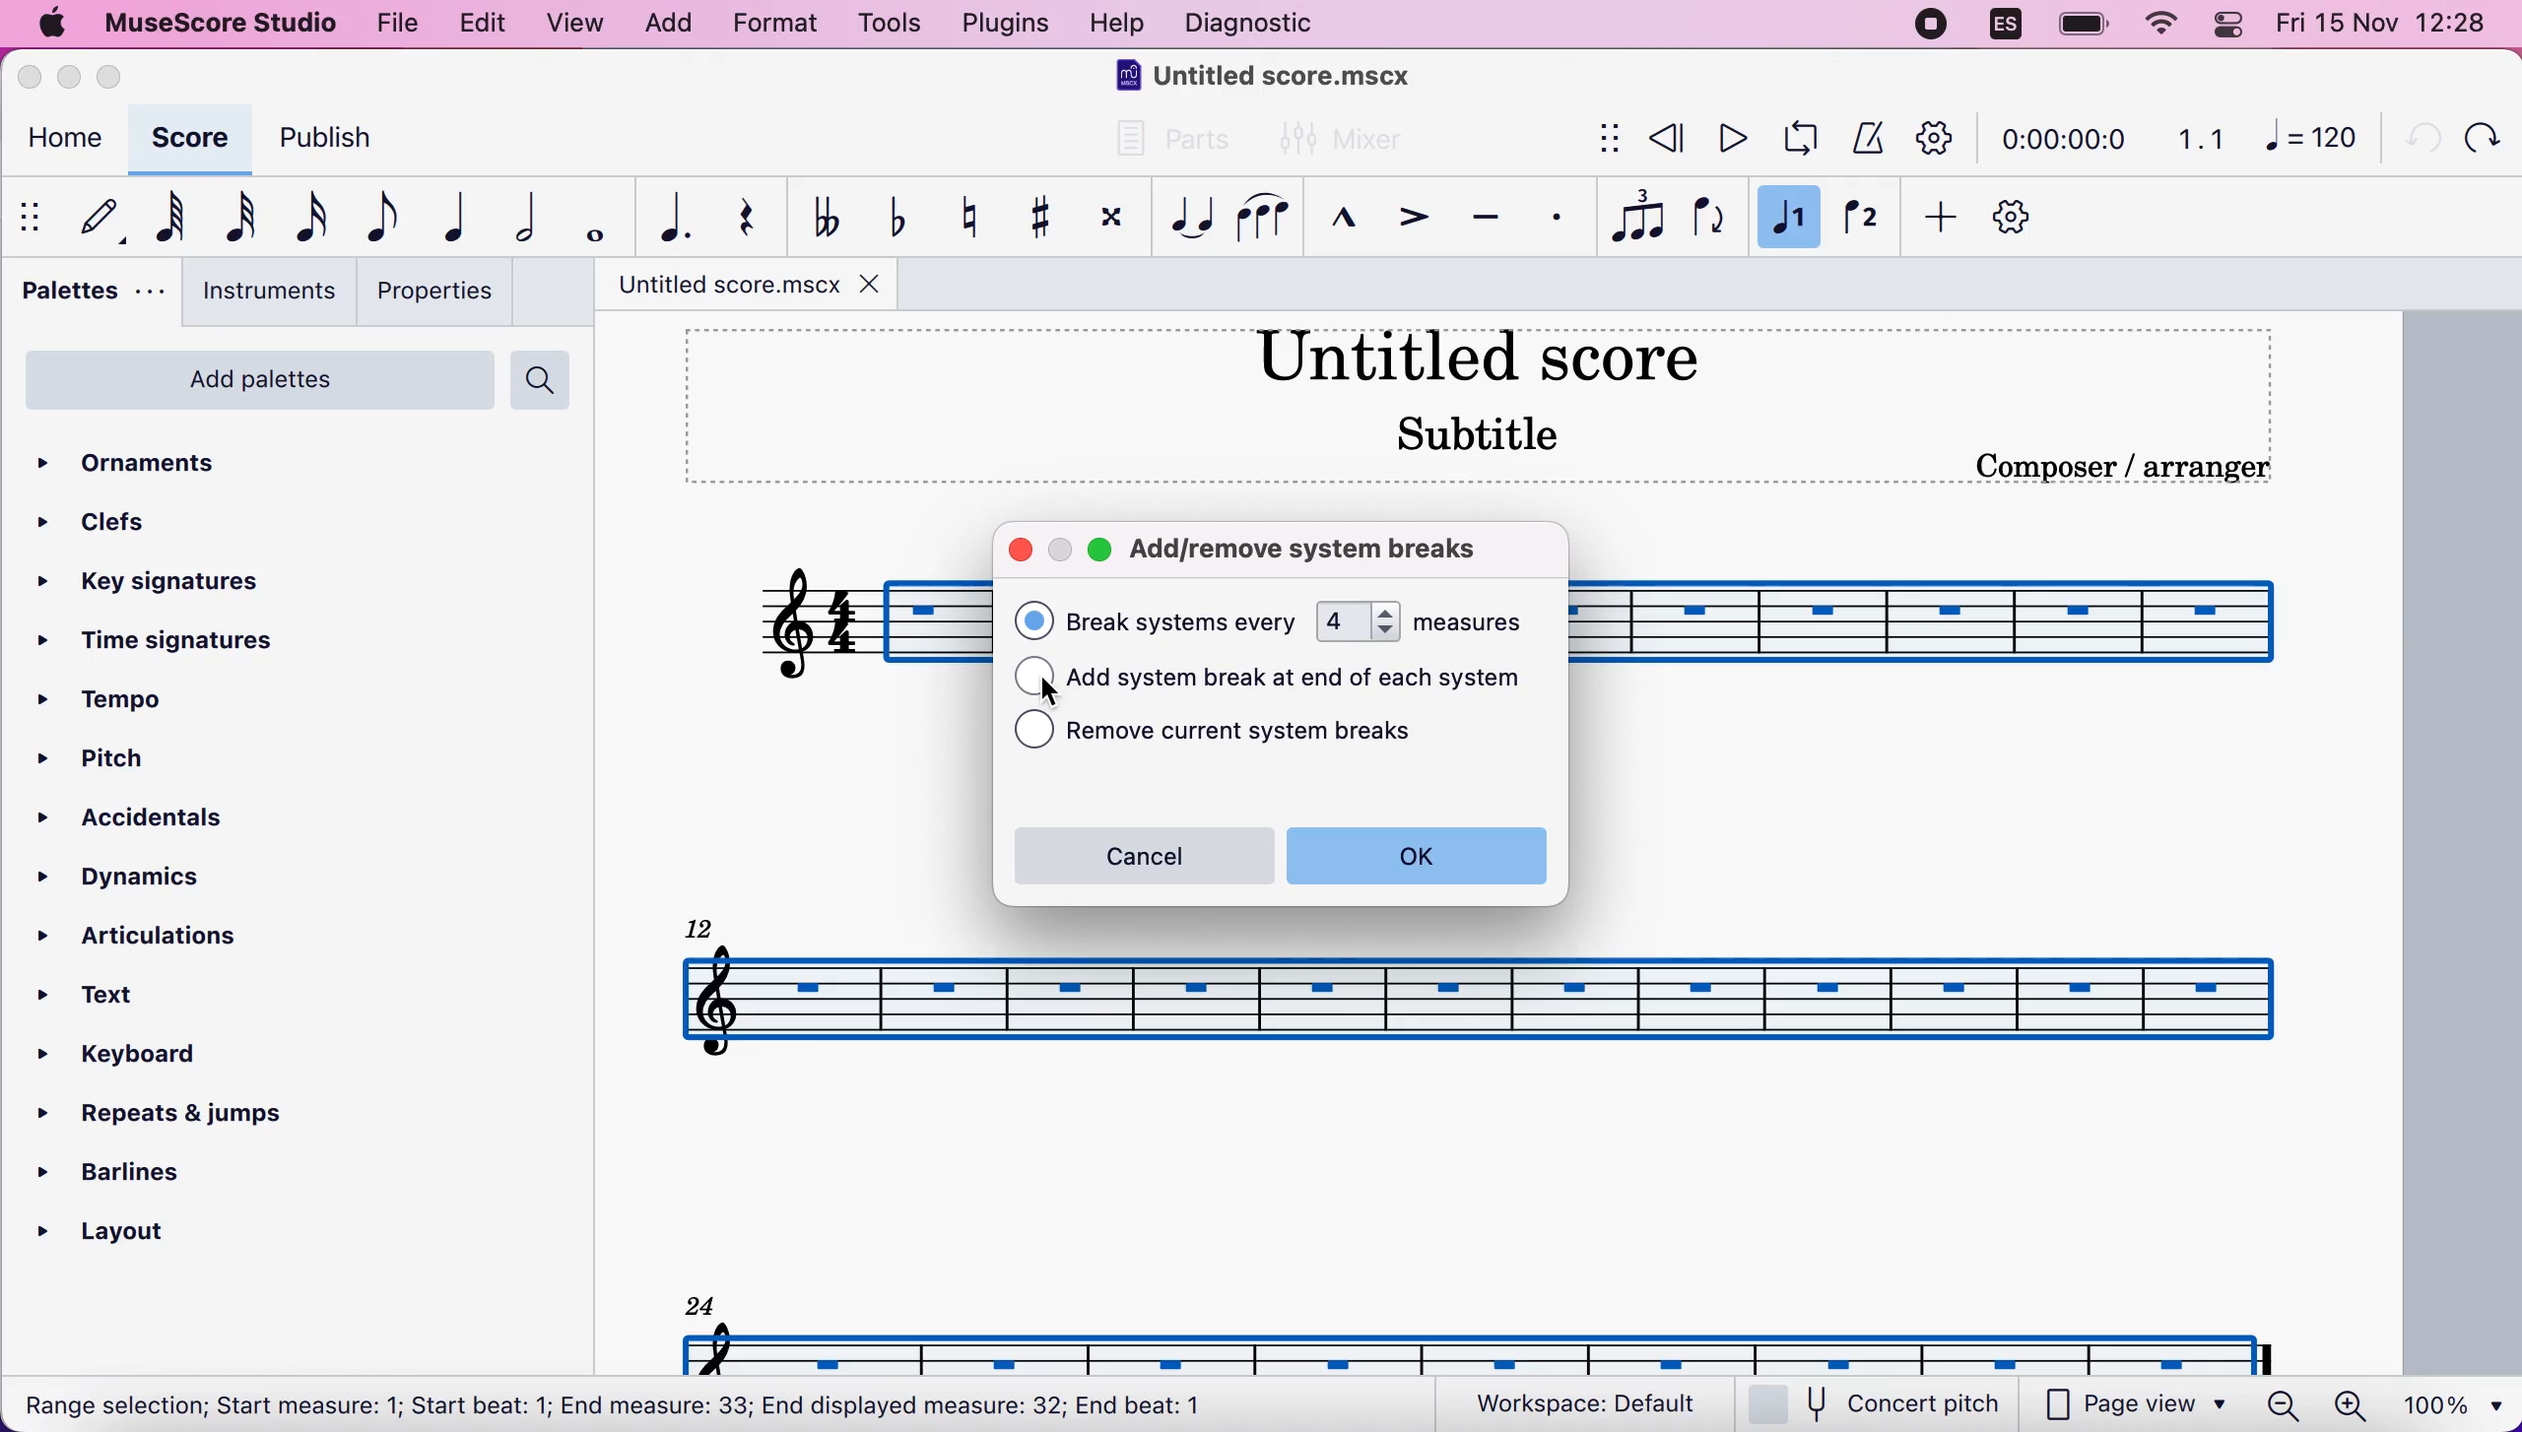  What do you see at coordinates (123, 761) in the screenshot?
I see `pitch` at bounding box center [123, 761].